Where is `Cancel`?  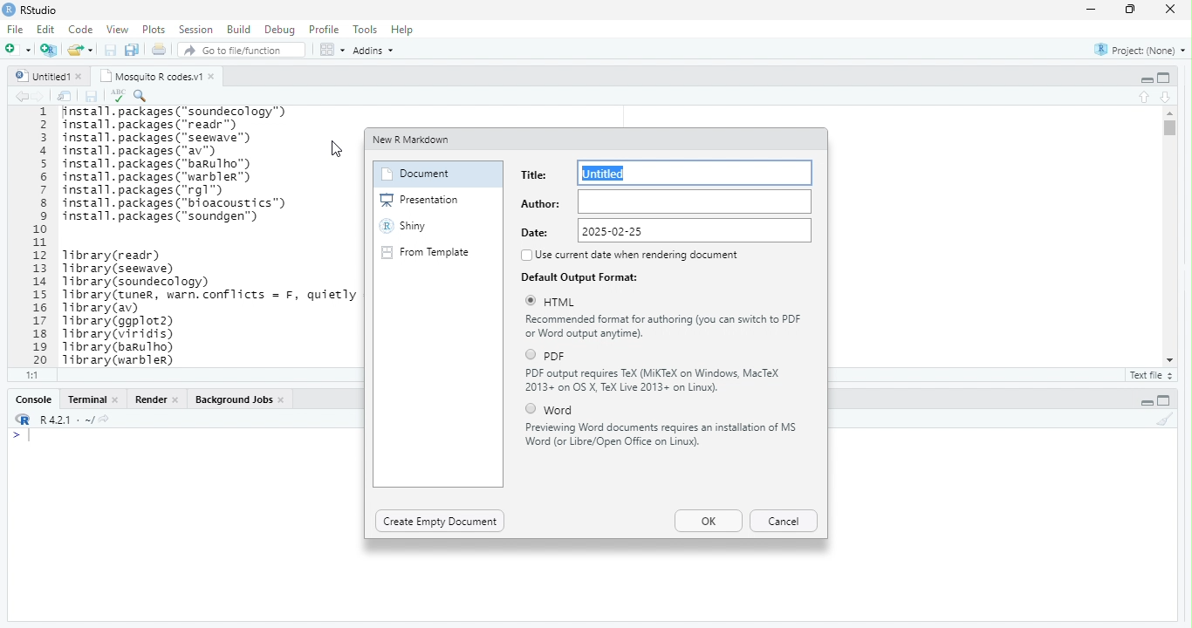
Cancel is located at coordinates (784, 521).